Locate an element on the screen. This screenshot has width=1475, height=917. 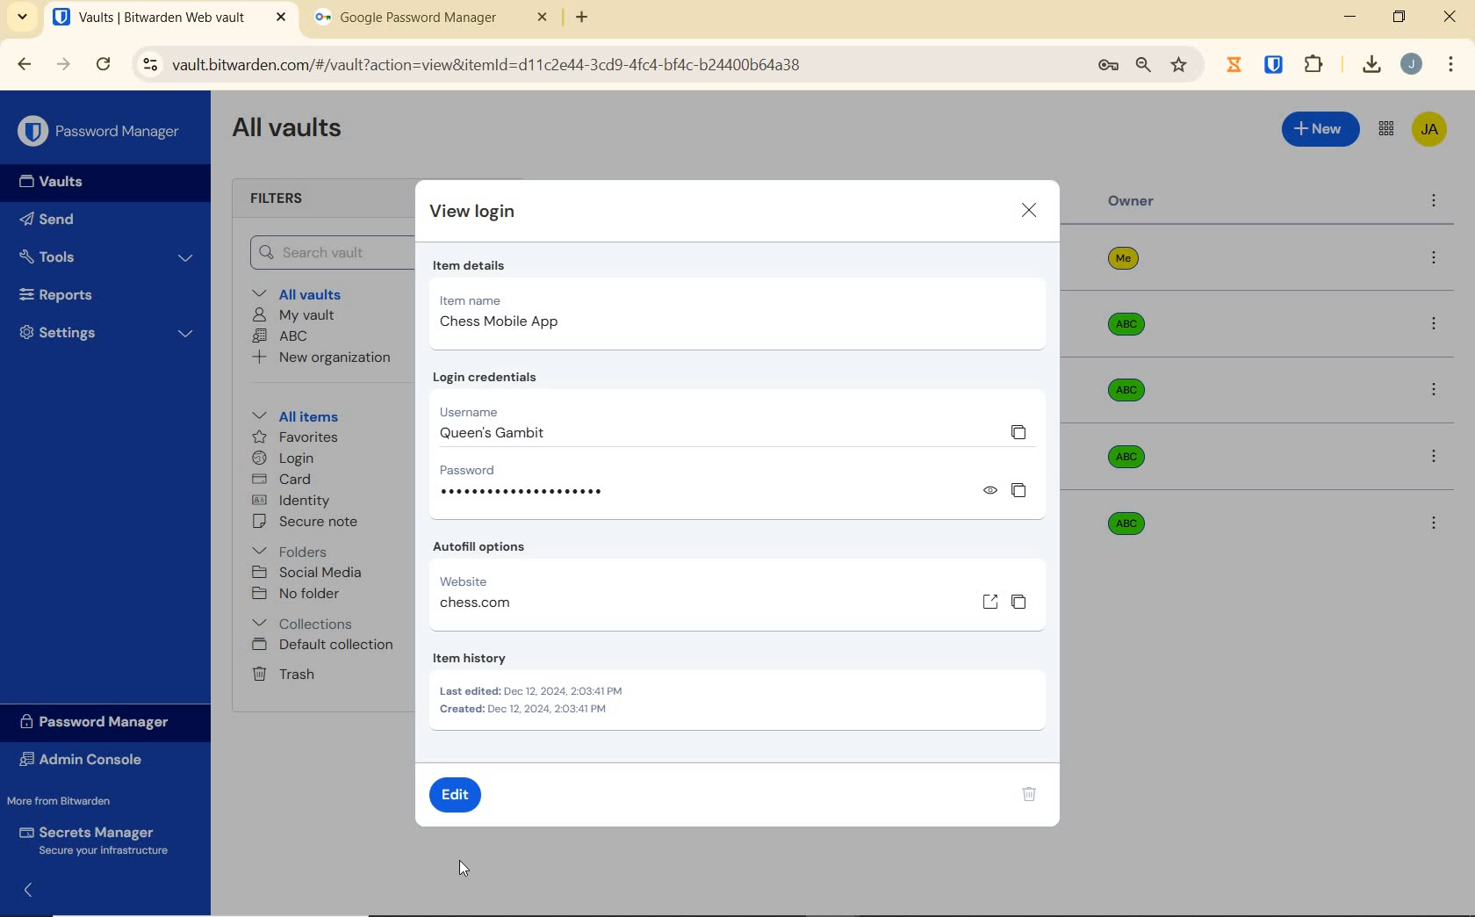
Owner organization is located at coordinates (1133, 265).